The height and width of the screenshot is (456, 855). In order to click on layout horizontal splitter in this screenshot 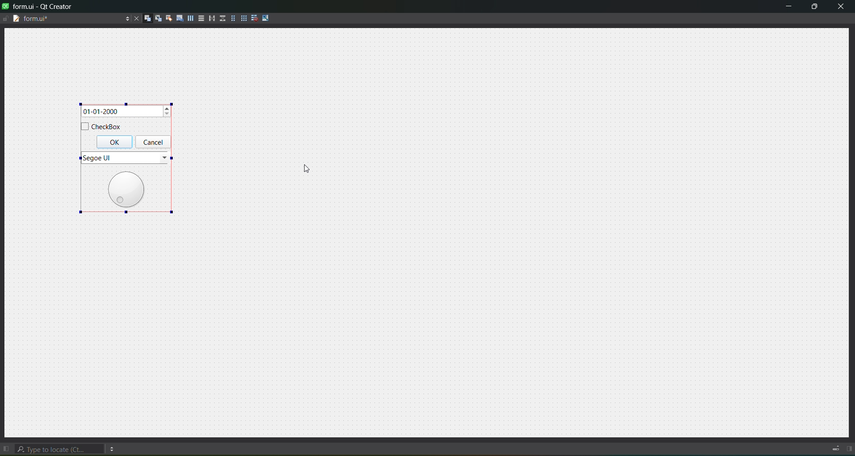, I will do `click(211, 17)`.